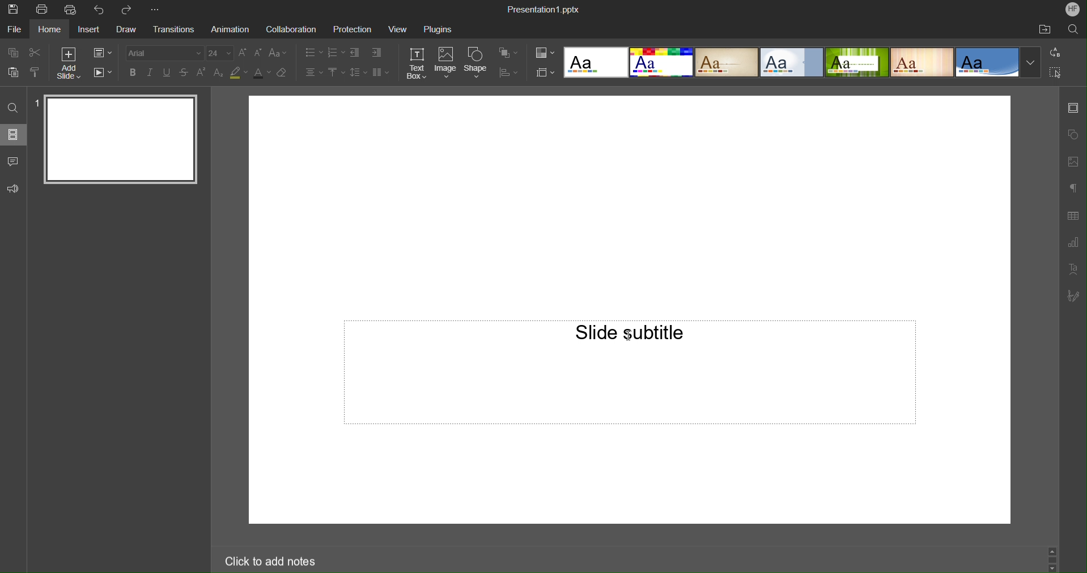 Image resolution: width=1087 pixels, height=573 pixels. Describe the element at coordinates (1052, 559) in the screenshot. I see `scrollbar` at that location.